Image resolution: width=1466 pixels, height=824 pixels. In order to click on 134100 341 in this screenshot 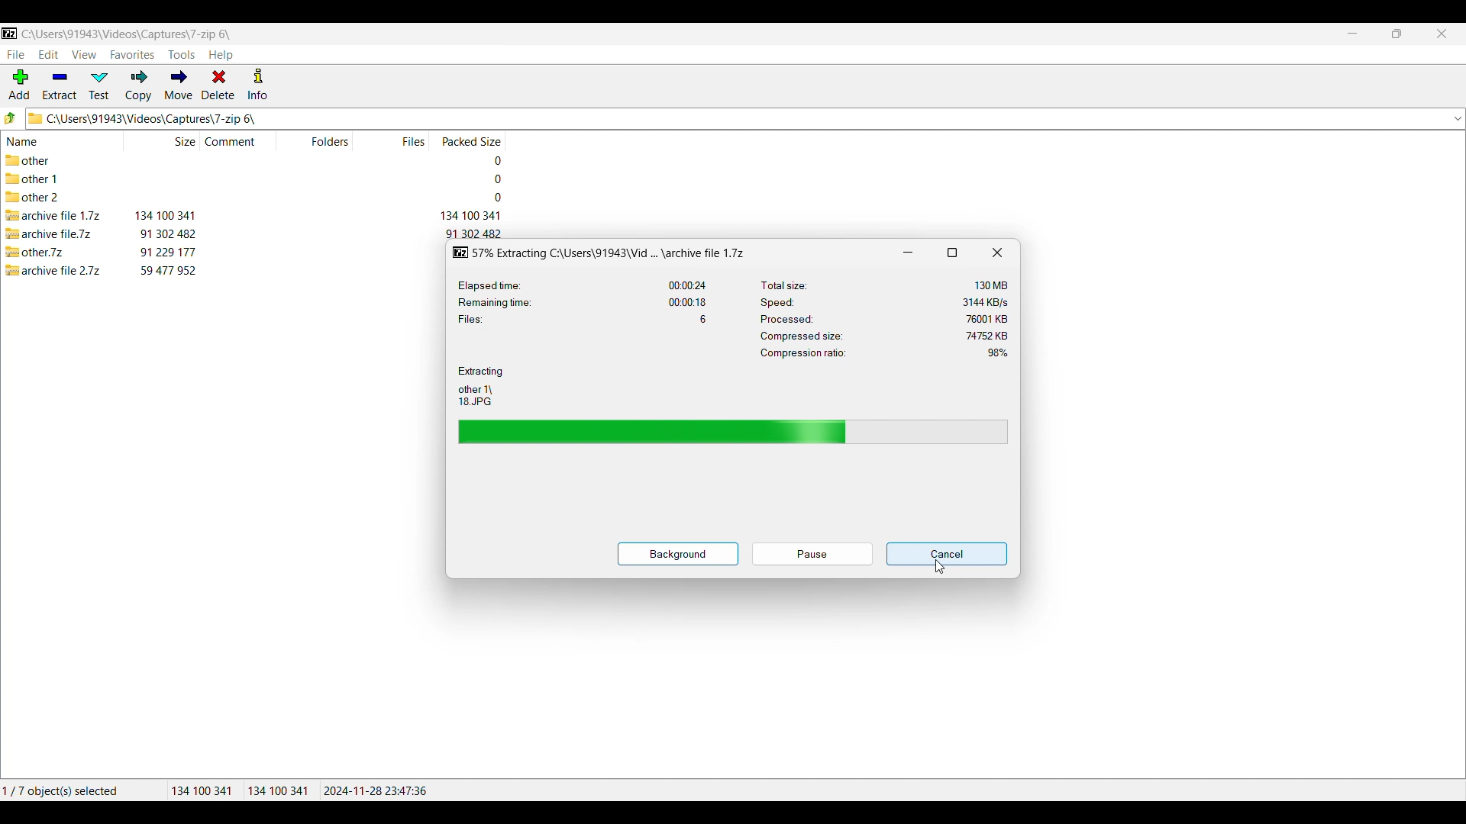, I will do `click(278, 791)`.